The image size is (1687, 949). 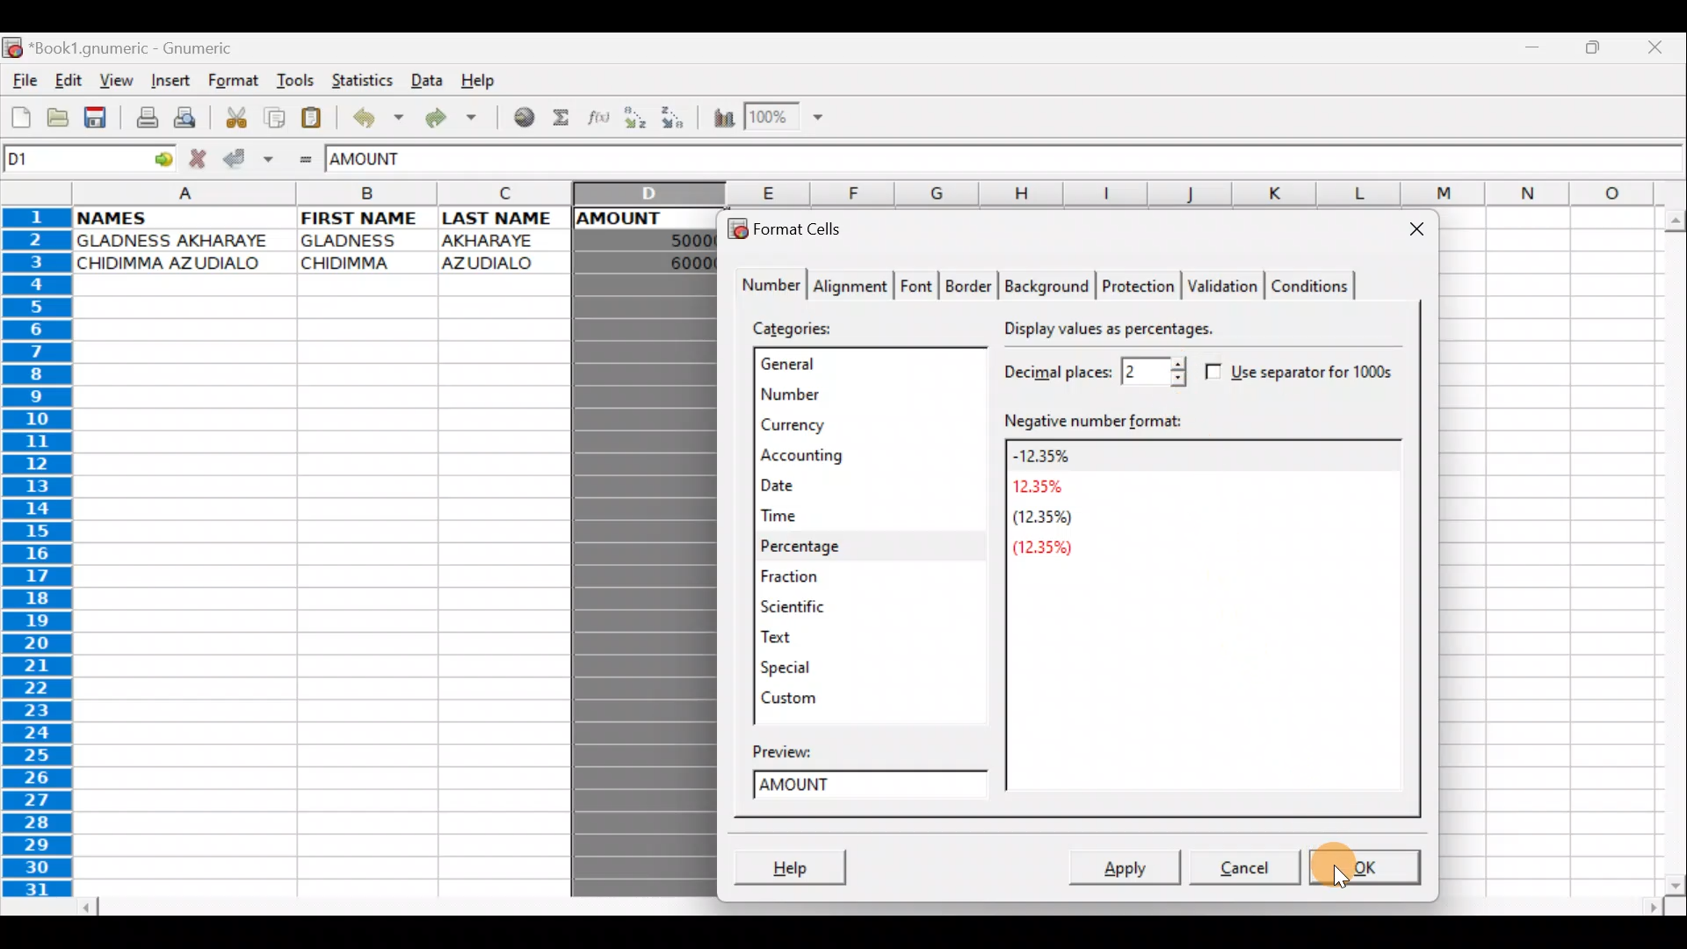 I want to click on Rows, so click(x=44, y=556).